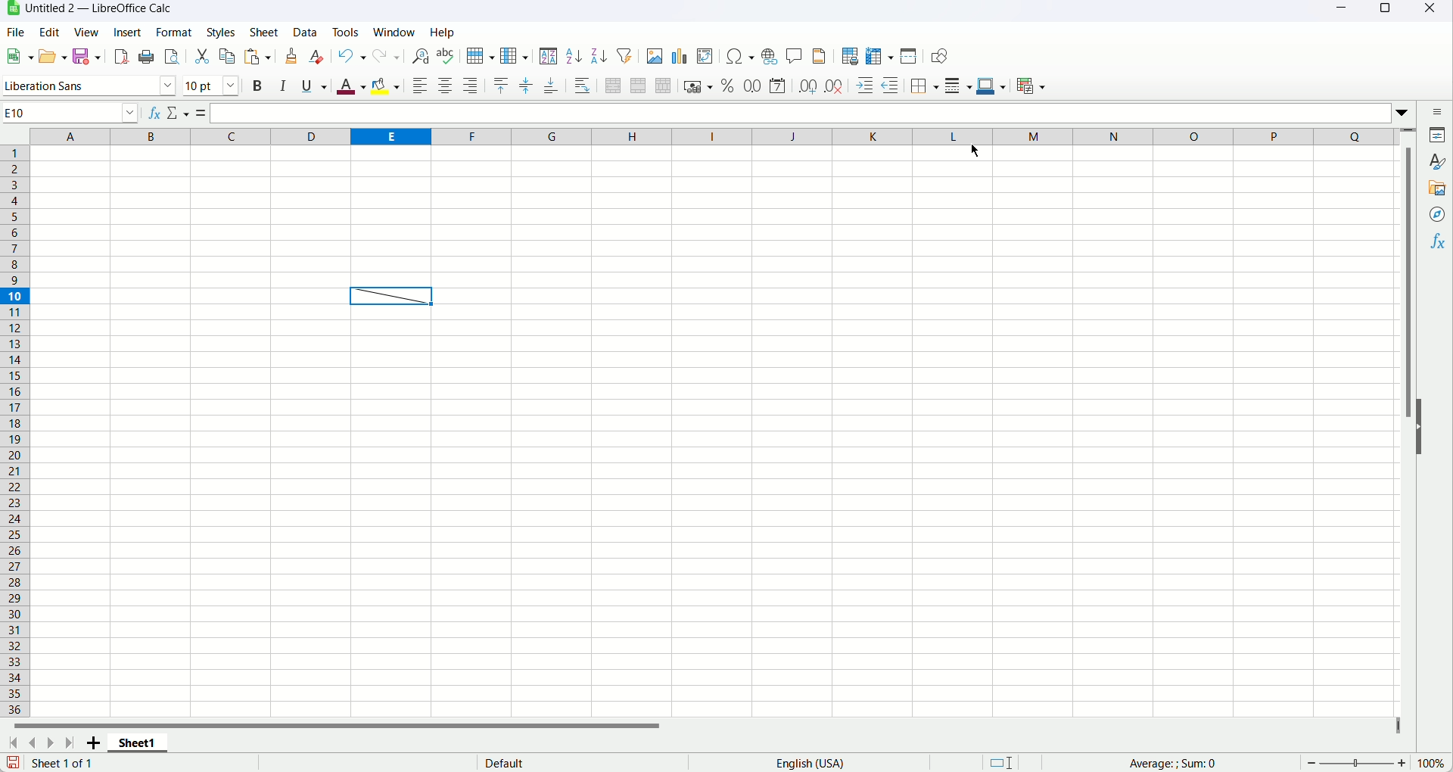  Describe the element at coordinates (443, 32) in the screenshot. I see `Help` at that location.